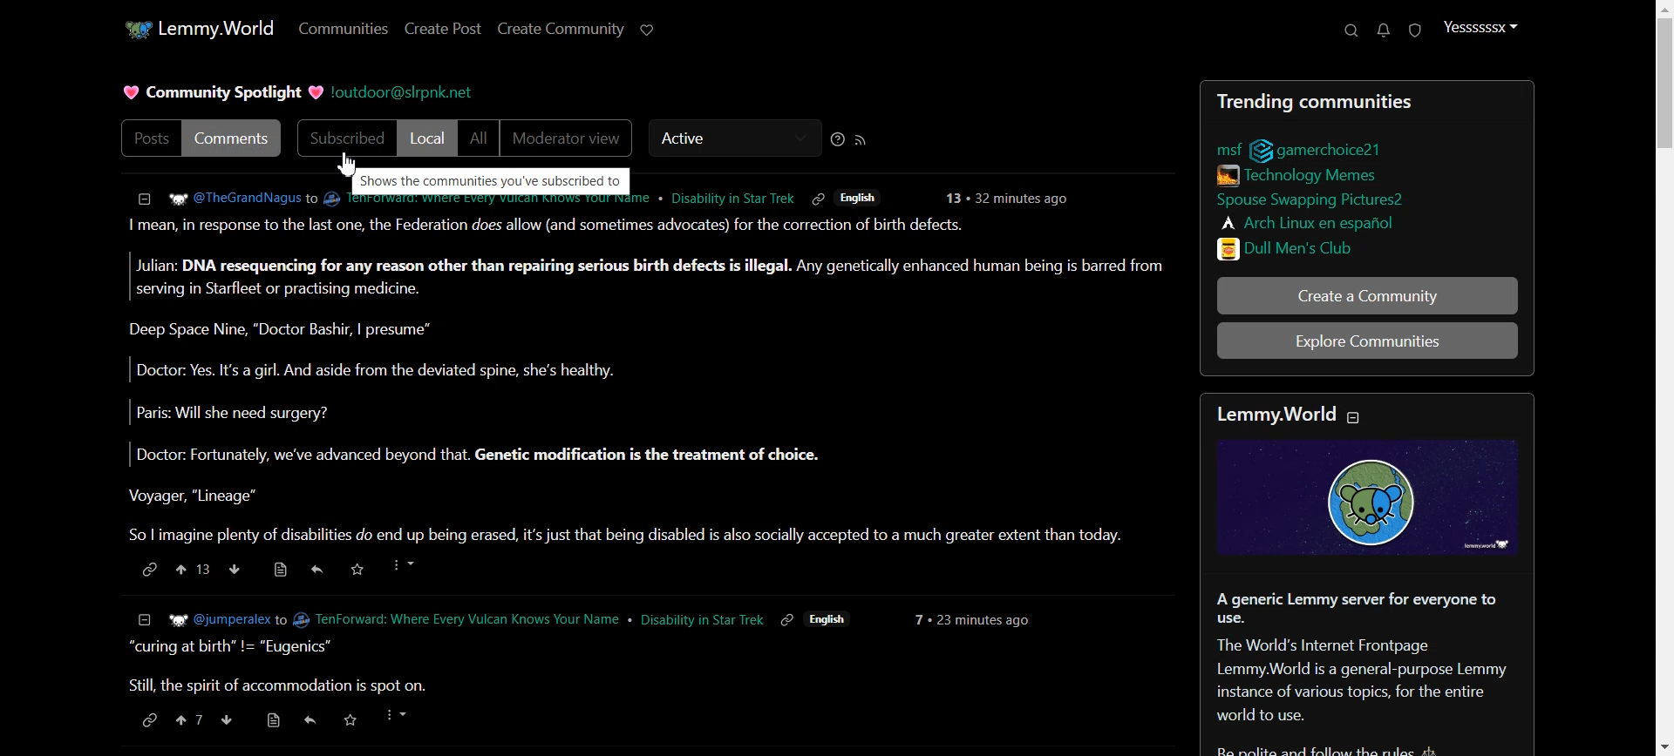 The width and height of the screenshot is (1674, 756). What do you see at coordinates (1323, 147) in the screenshot?
I see `link` at bounding box center [1323, 147].